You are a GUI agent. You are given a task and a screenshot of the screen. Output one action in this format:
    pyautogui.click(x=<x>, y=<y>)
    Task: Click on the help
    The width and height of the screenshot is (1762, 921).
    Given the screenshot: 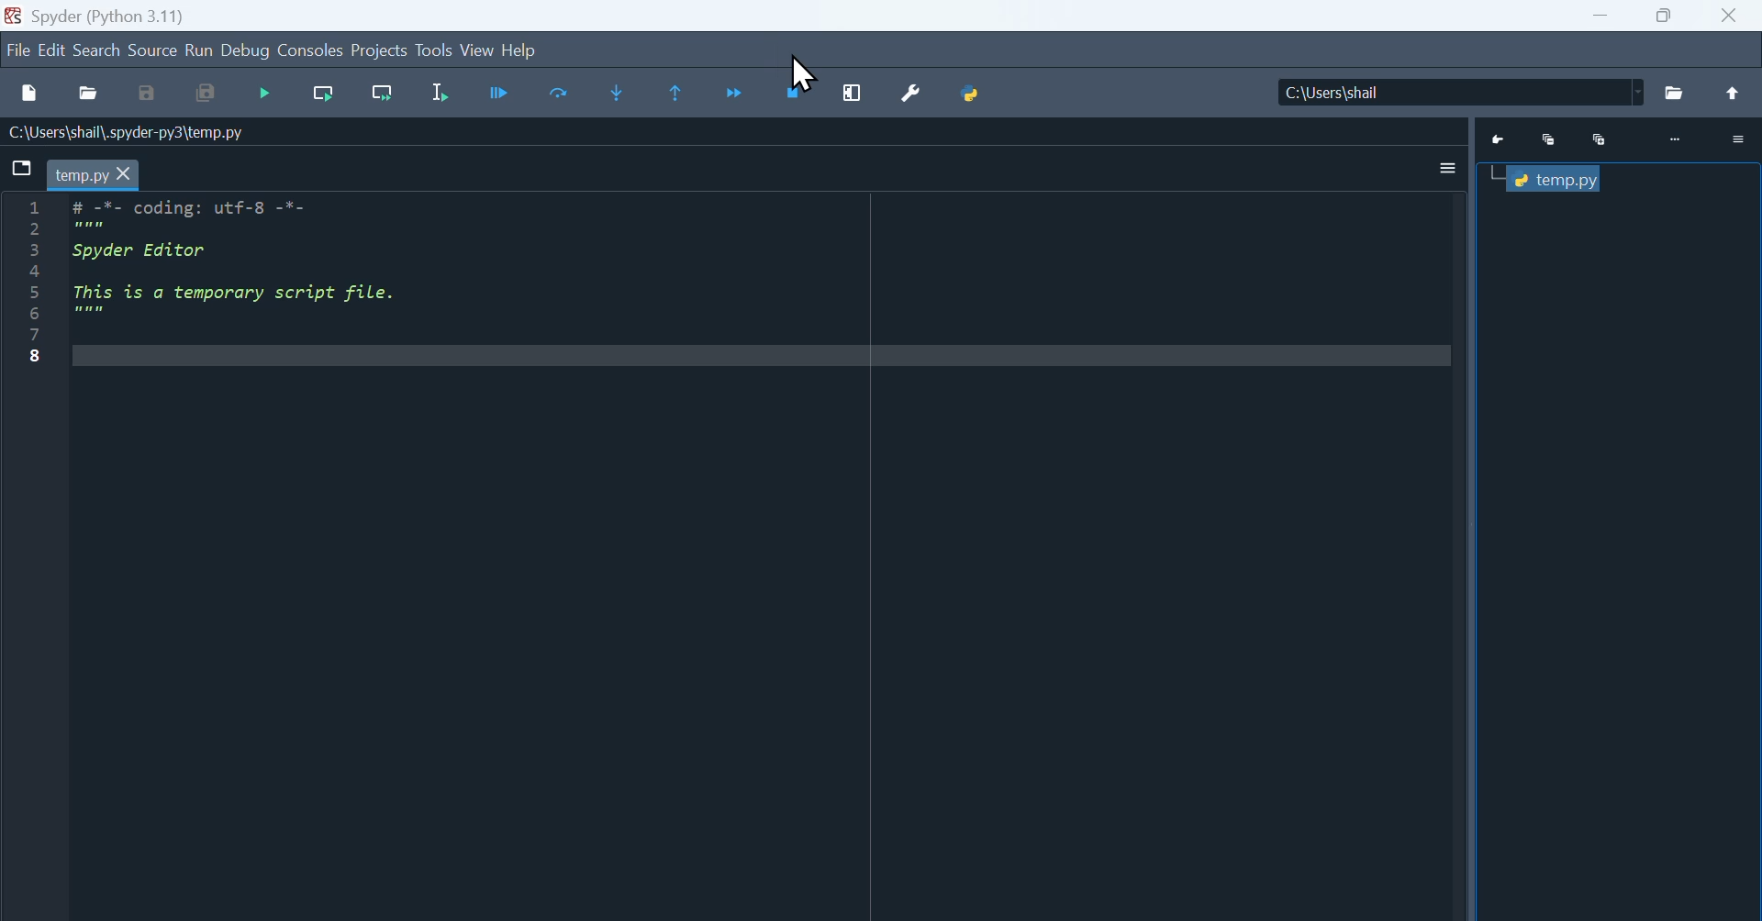 What is the action you would take?
    pyautogui.click(x=519, y=50)
    